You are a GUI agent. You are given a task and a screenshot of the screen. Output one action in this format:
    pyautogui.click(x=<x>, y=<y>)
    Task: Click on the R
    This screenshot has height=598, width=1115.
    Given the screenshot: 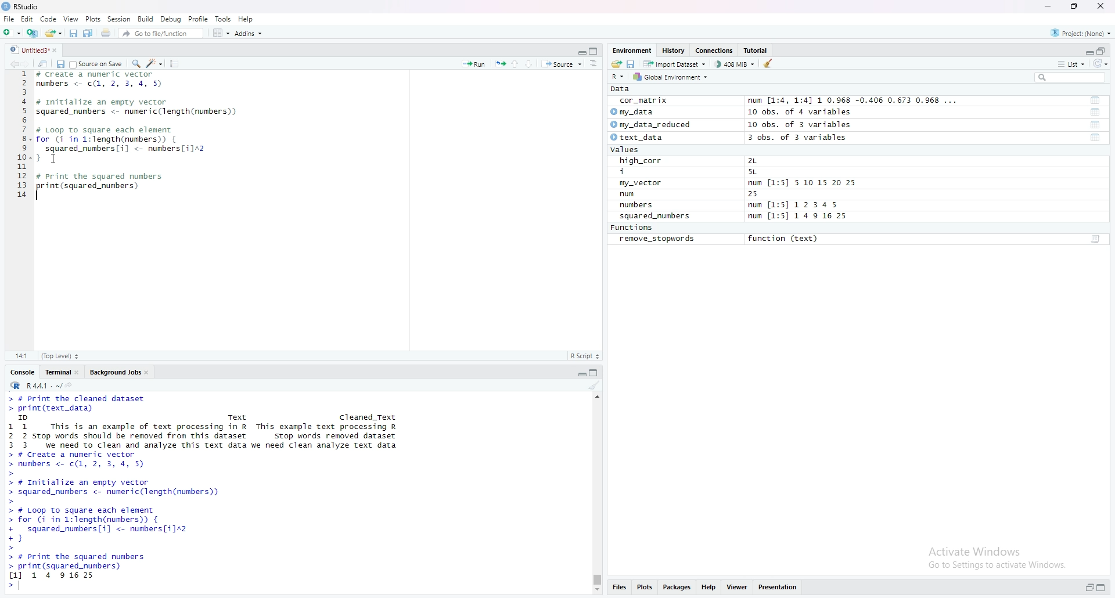 What is the action you would take?
    pyautogui.click(x=619, y=76)
    